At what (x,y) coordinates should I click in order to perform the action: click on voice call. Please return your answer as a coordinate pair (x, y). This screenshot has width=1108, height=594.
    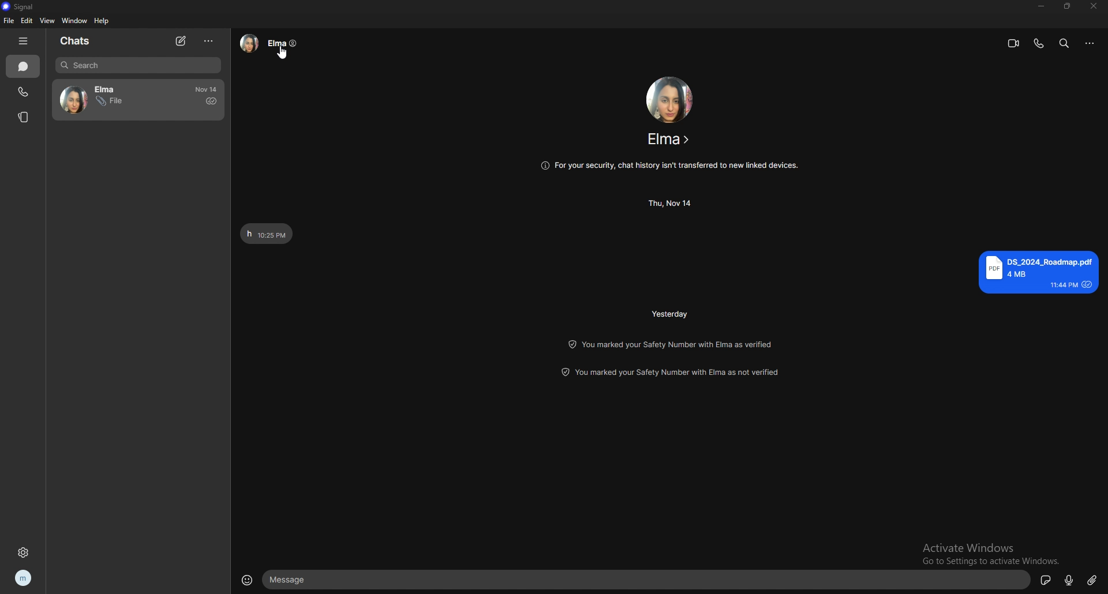
    Looking at the image, I should click on (1038, 43).